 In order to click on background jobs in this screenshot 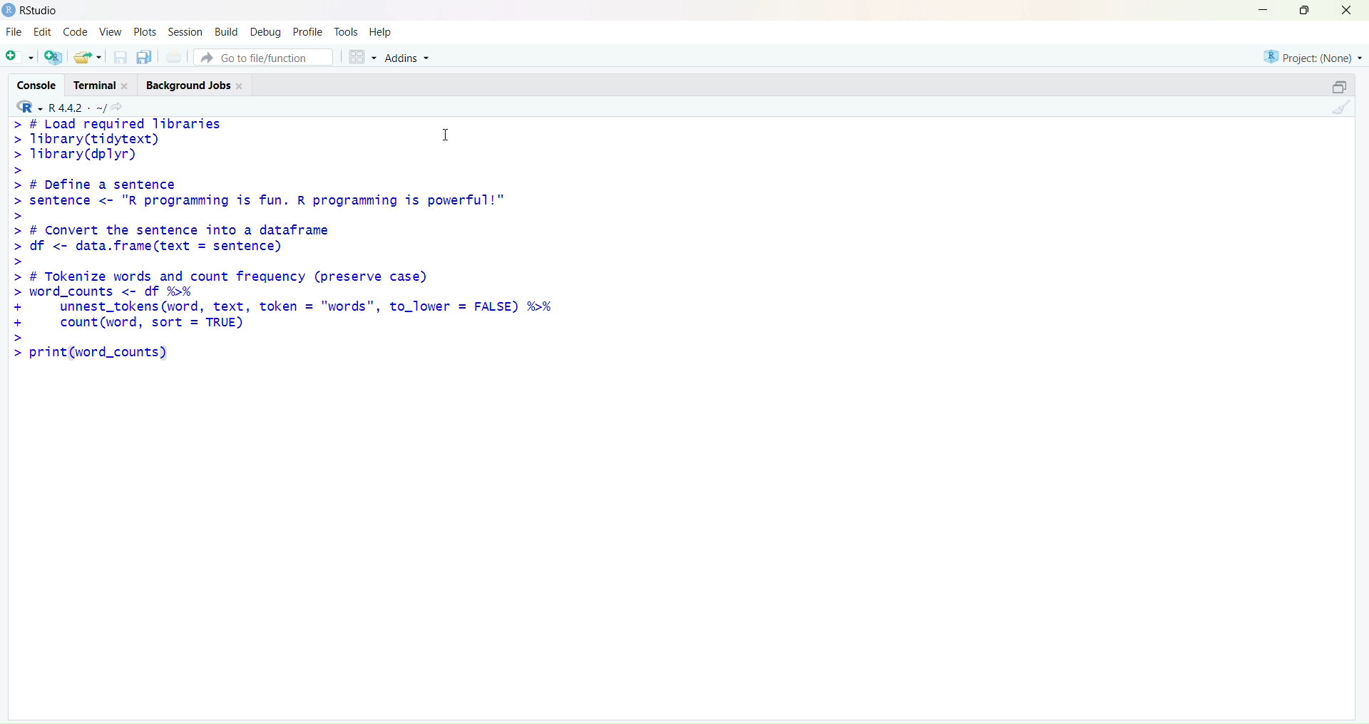, I will do `click(195, 86)`.